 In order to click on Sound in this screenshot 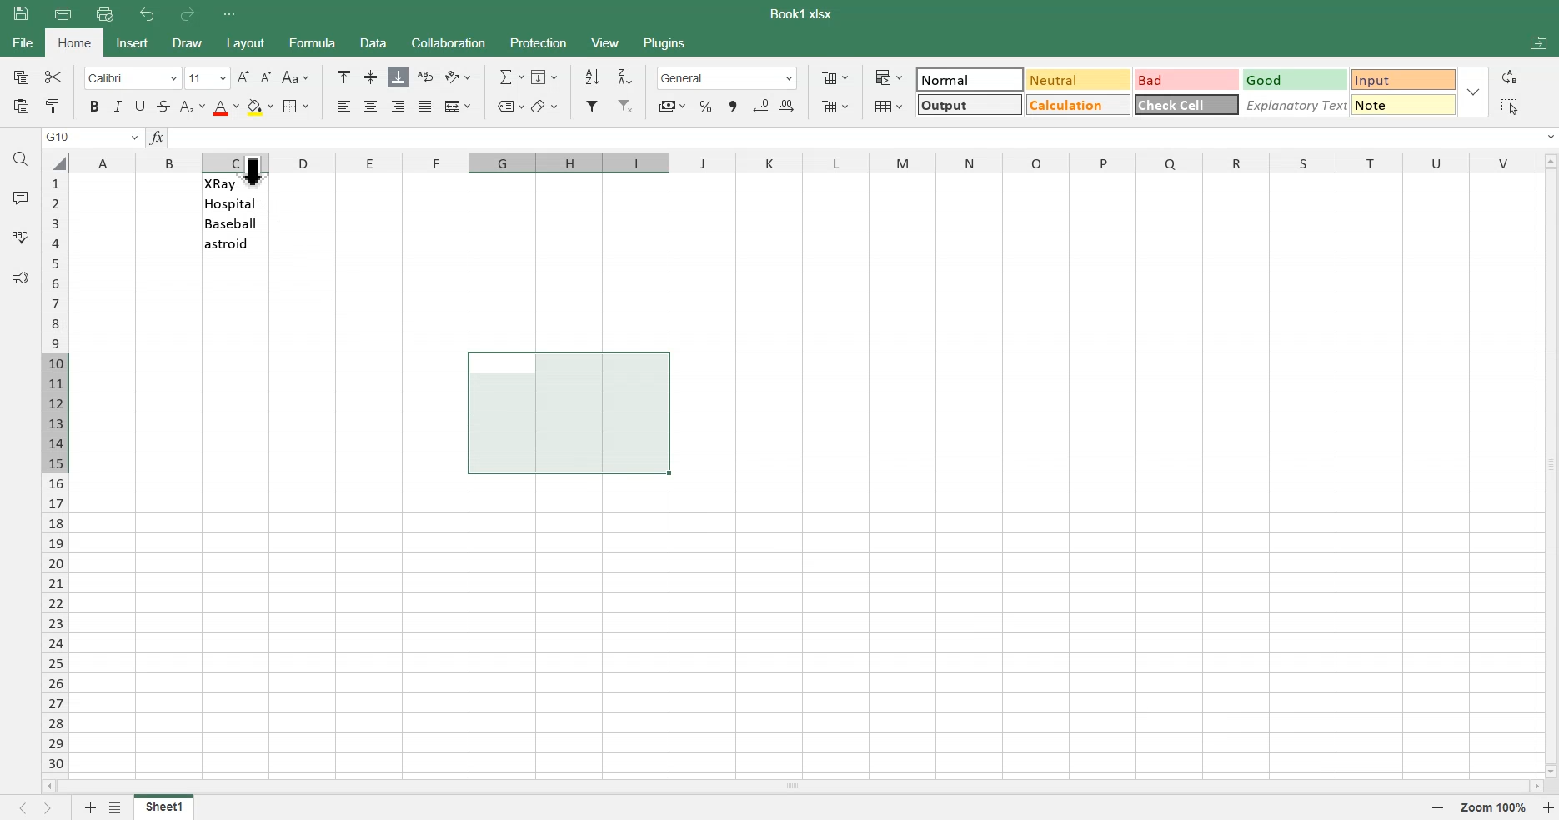, I will do `click(20, 277)`.